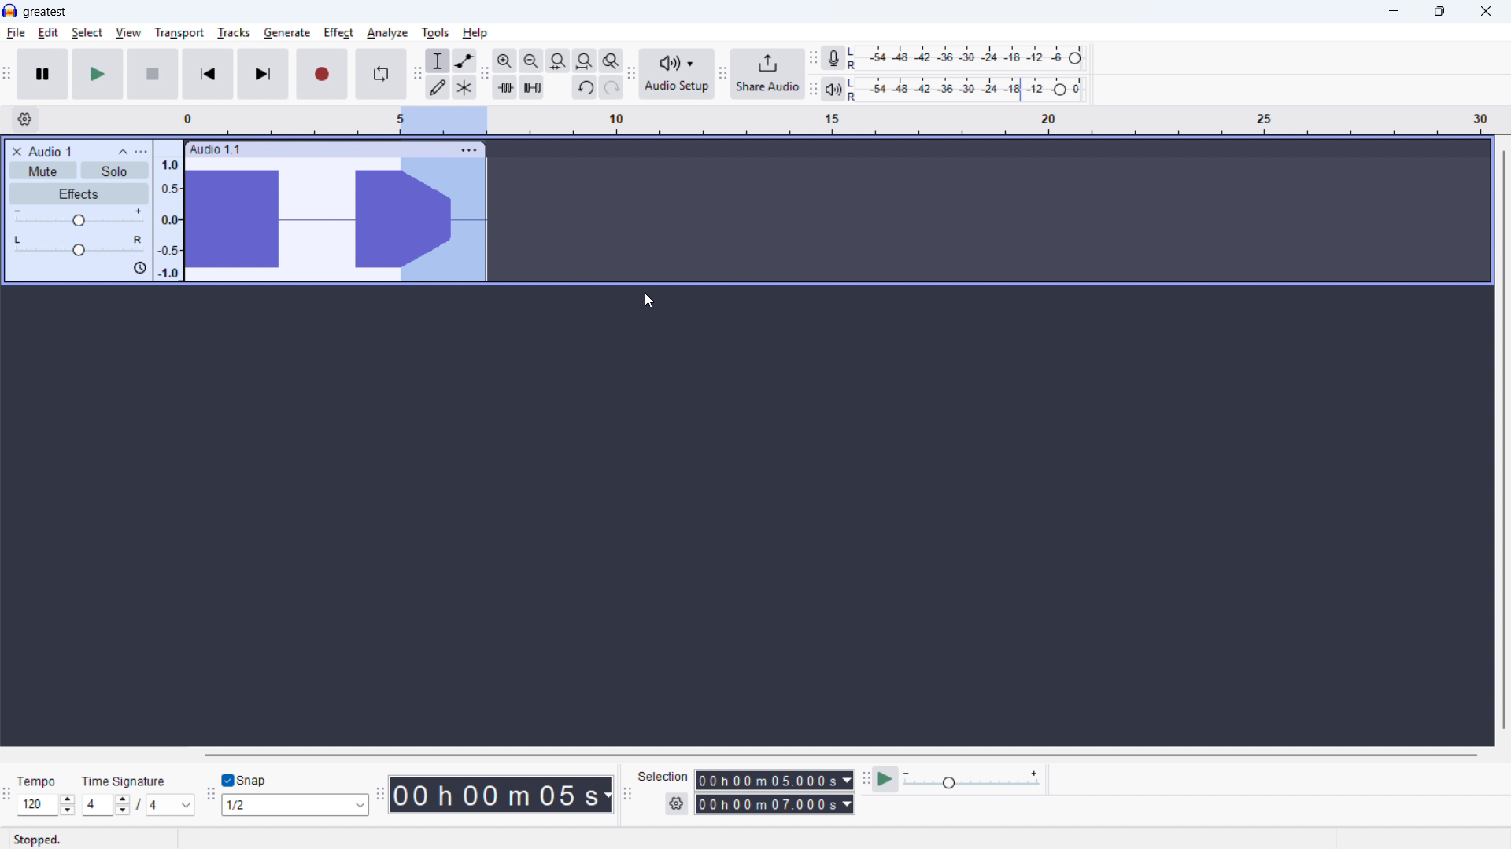  What do you see at coordinates (610, 87) in the screenshot?
I see `Redo ` at bounding box center [610, 87].